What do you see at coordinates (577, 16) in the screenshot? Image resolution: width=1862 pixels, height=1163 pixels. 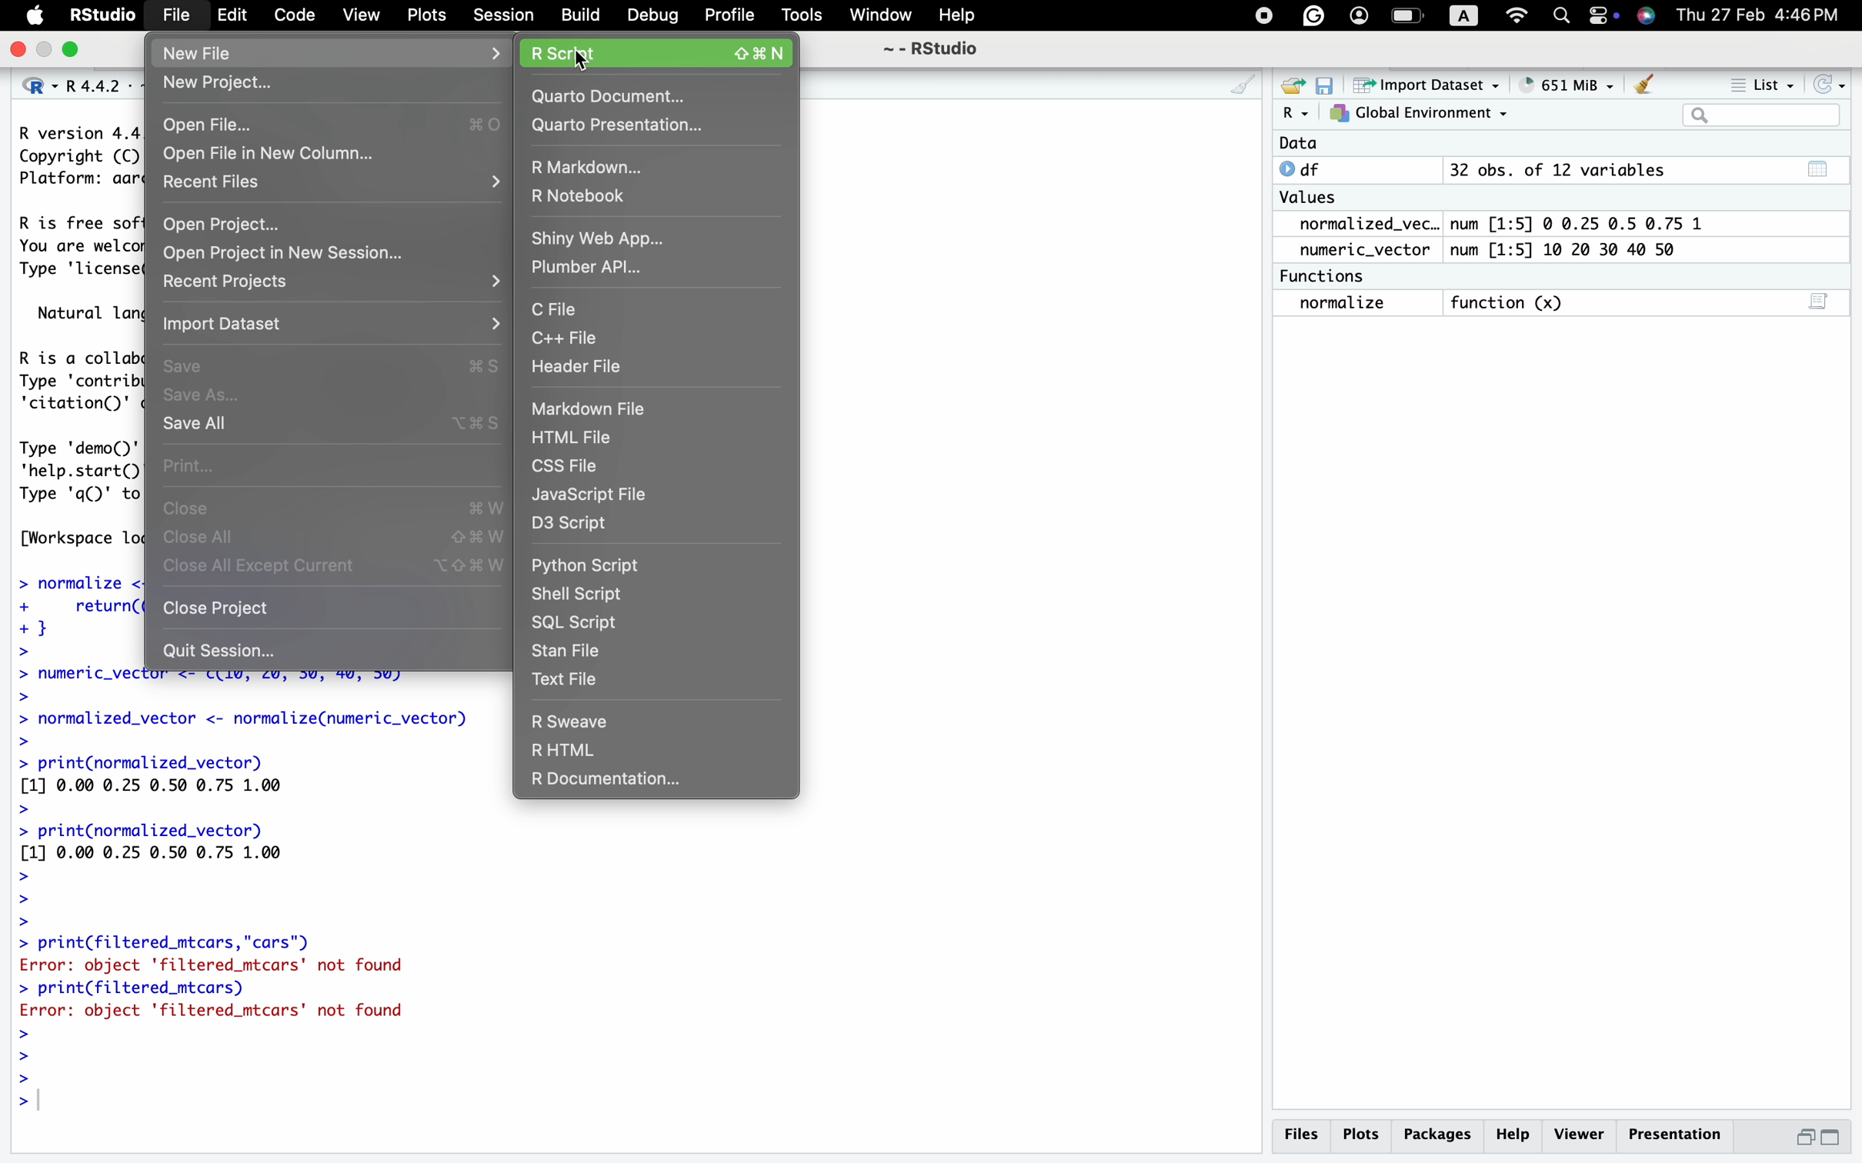 I see `Build` at bounding box center [577, 16].